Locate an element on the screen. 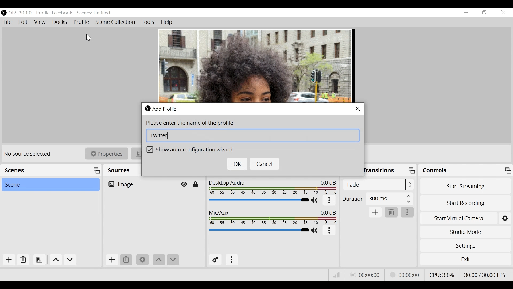 The height and width of the screenshot is (289, 513). Cancel is located at coordinates (266, 164).